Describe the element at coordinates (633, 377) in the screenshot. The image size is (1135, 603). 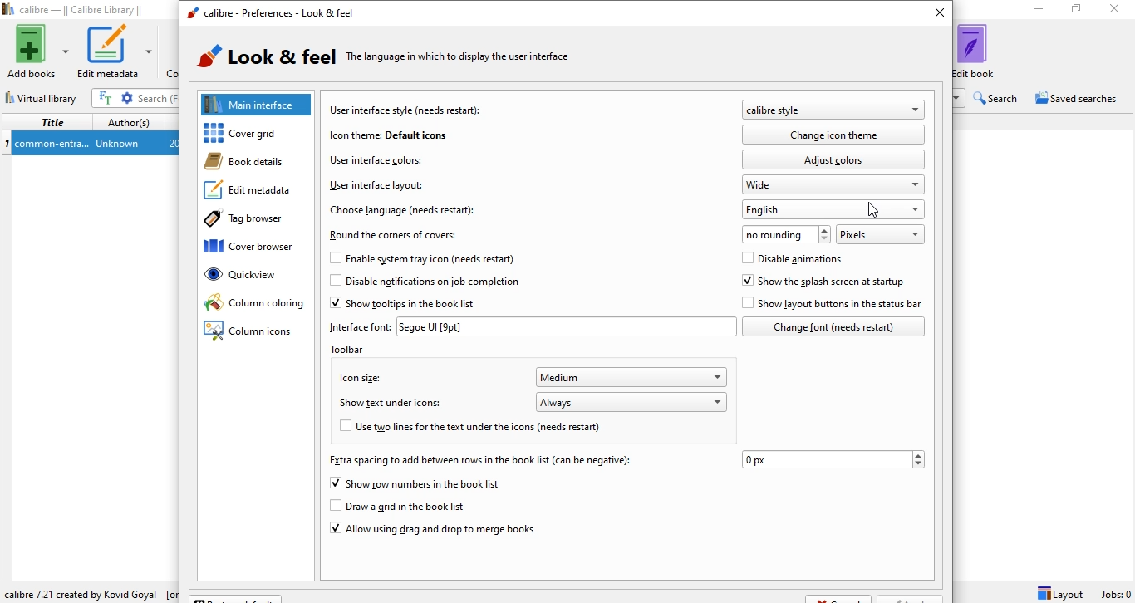
I see `medium` at that location.